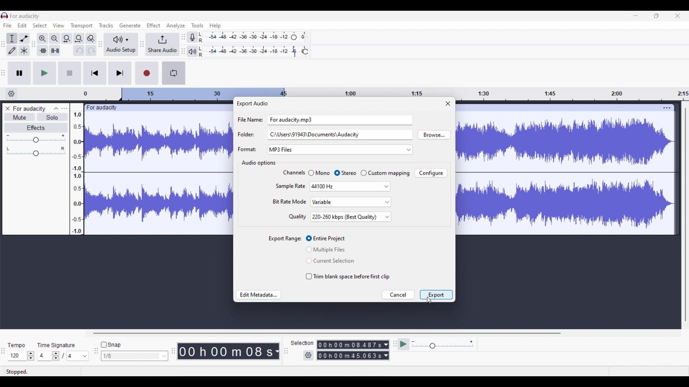 This screenshot has width=689, height=387. I want to click on Tempo options, so click(16, 355).